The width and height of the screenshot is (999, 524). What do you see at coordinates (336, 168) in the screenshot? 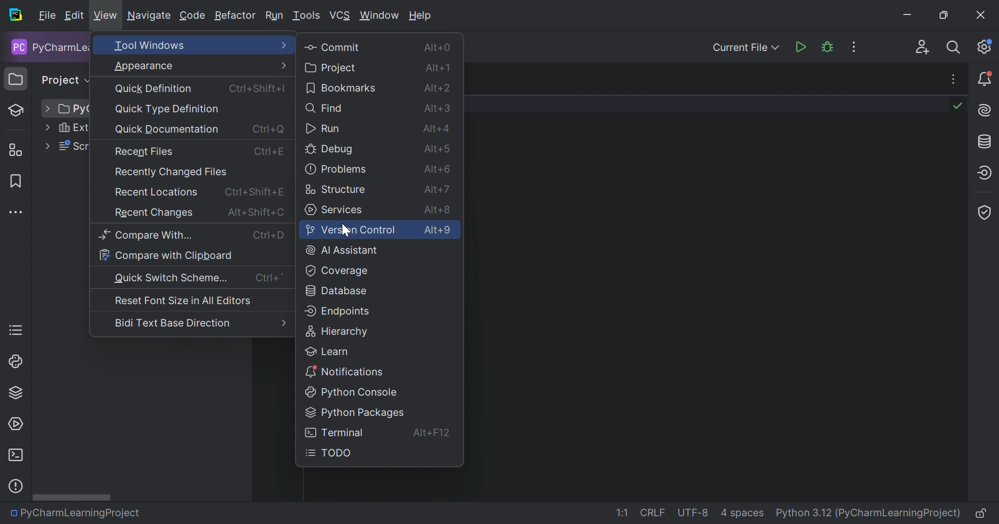
I see `Problems` at bounding box center [336, 168].